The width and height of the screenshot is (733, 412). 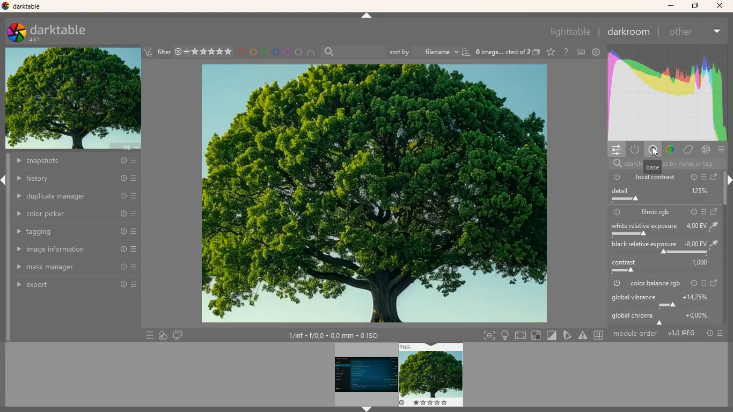 What do you see at coordinates (716, 284) in the screenshot?
I see `change` at bounding box center [716, 284].